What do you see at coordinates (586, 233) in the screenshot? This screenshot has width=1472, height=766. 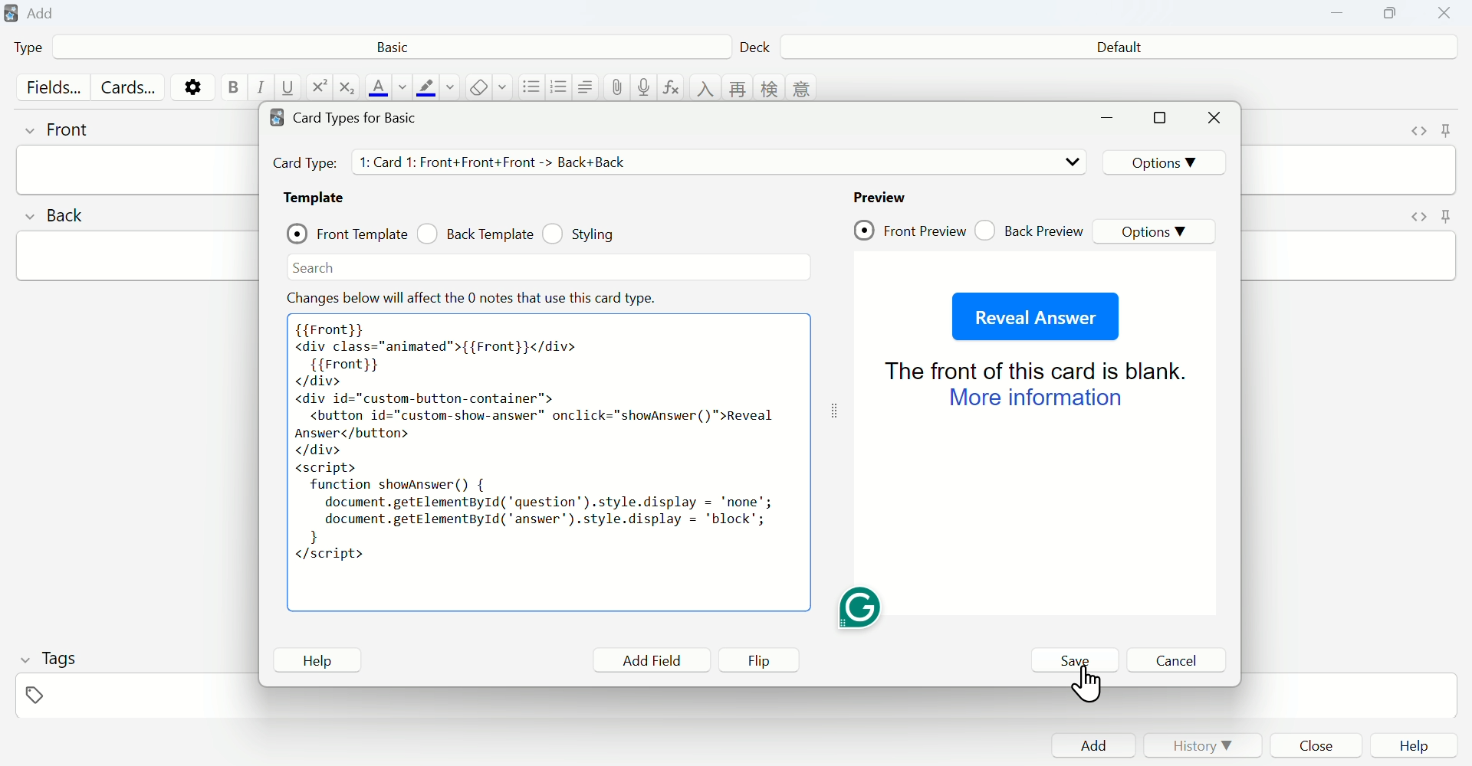 I see `Styling` at bounding box center [586, 233].